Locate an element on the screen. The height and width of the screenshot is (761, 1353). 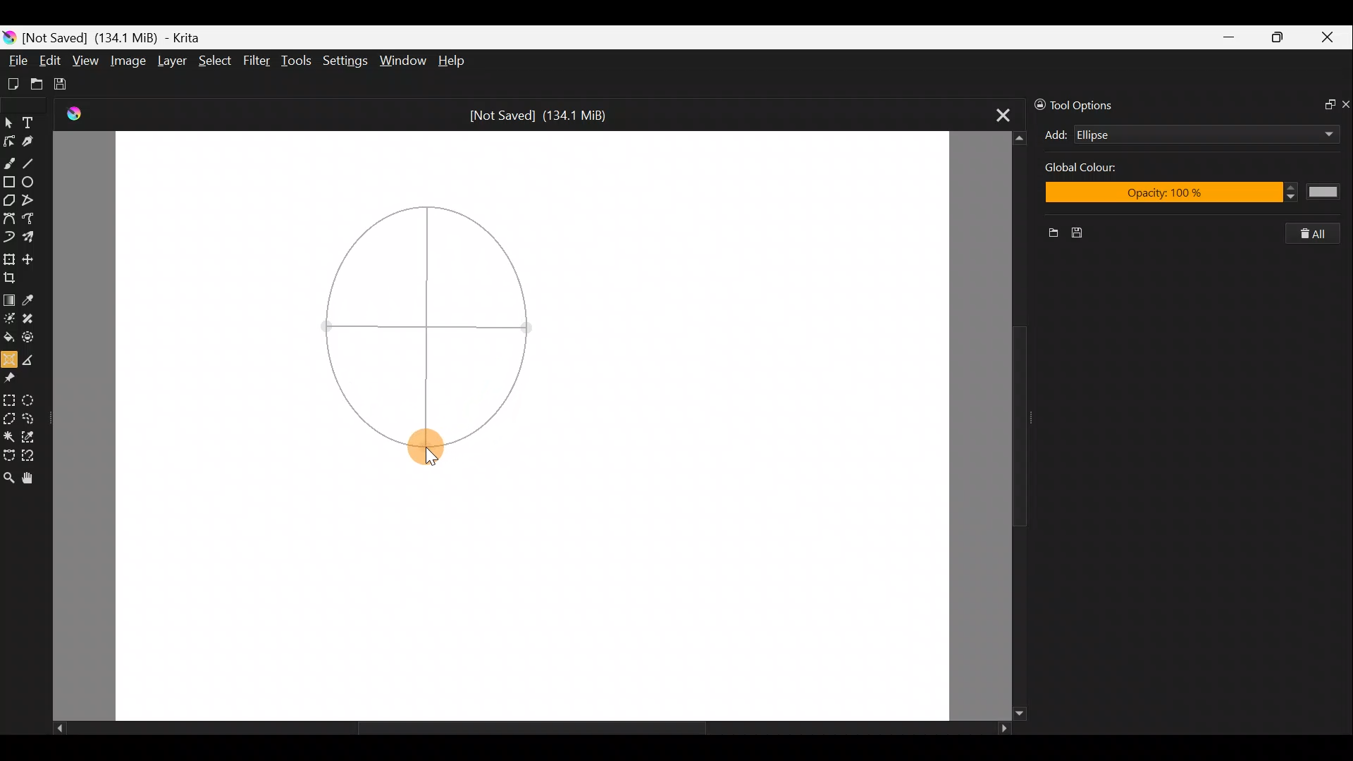
Opacity: 100% is located at coordinates (1194, 194).